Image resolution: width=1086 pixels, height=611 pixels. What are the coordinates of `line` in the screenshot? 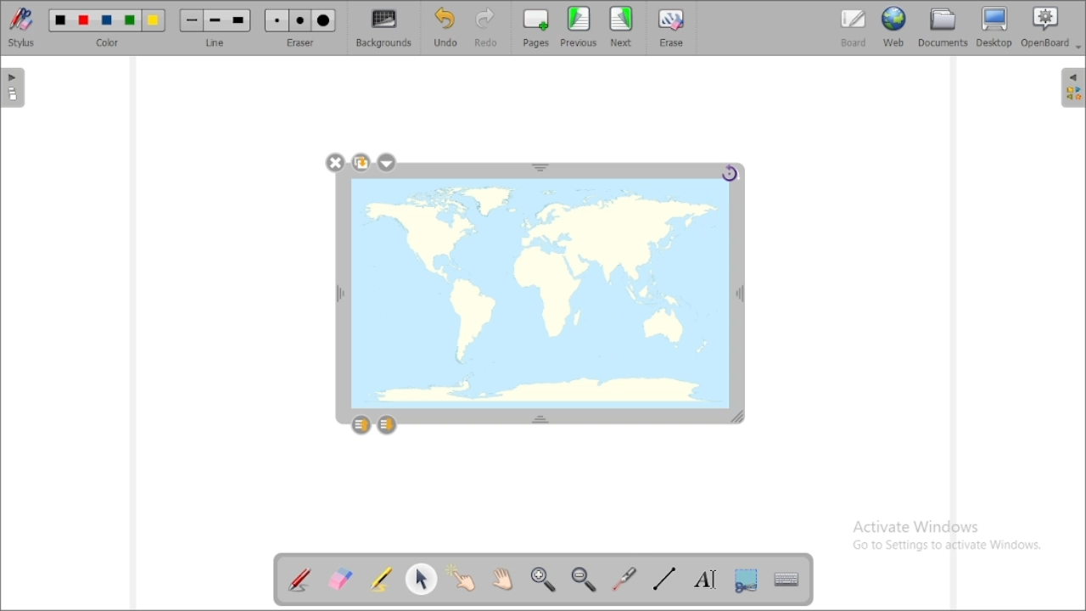 It's located at (216, 28).